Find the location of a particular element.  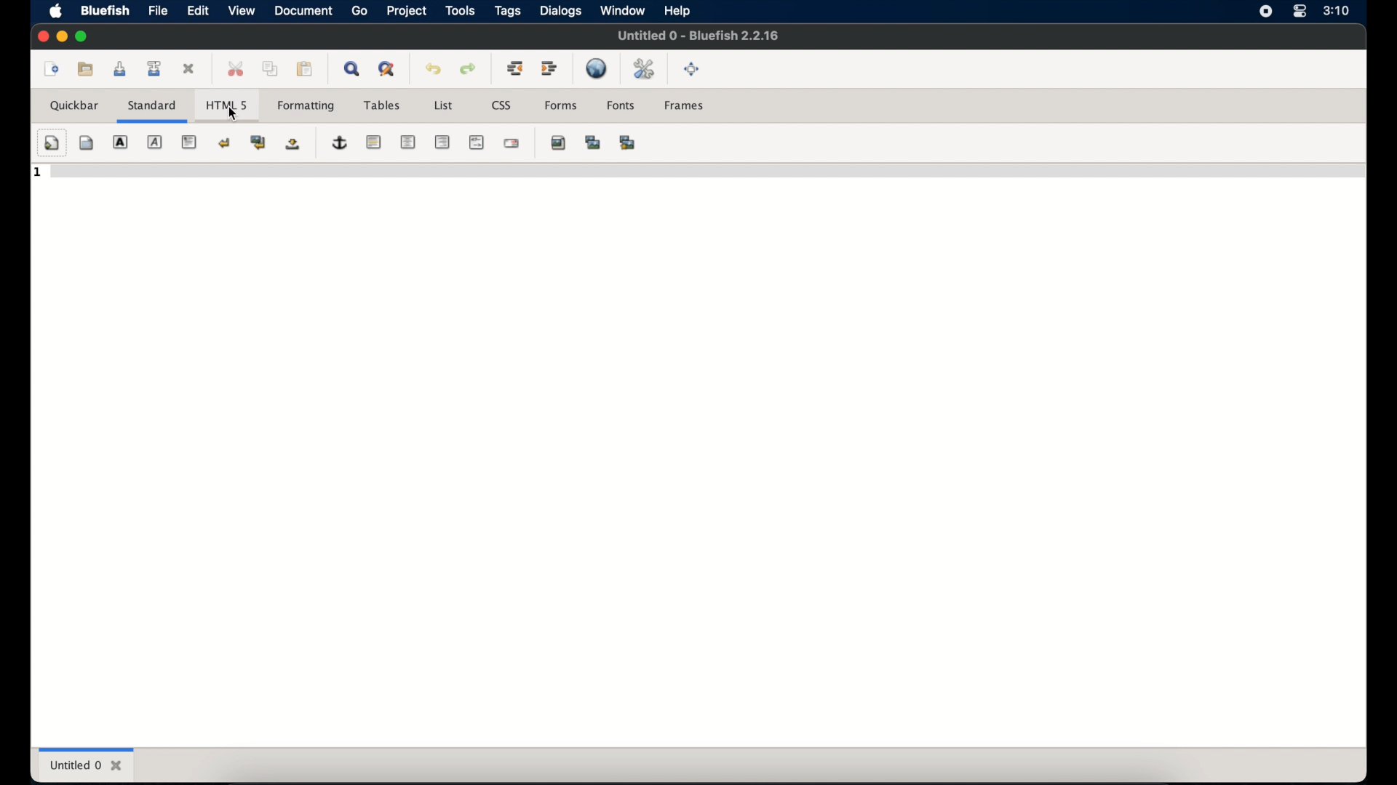

help is located at coordinates (677, 12).